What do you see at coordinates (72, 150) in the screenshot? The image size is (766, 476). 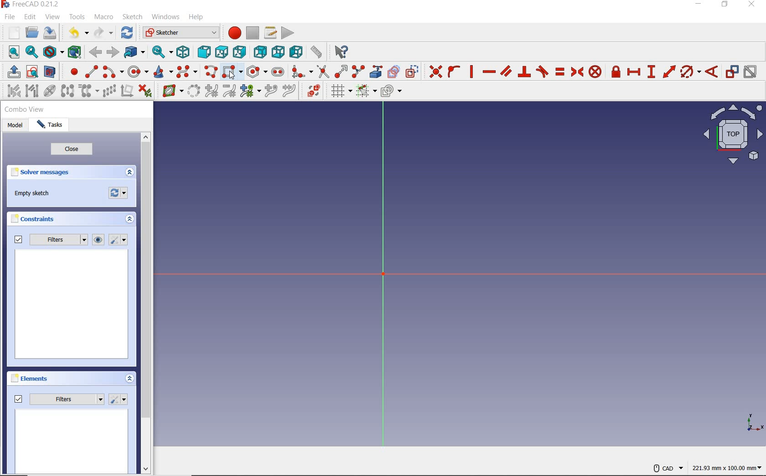 I see `close` at bounding box center [72, 150].